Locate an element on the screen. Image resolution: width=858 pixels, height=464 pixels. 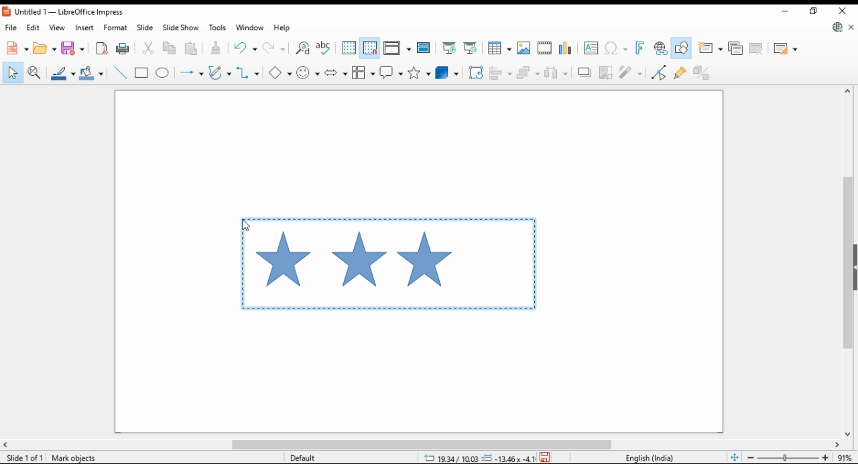
connectors is located at coordinates (247, 70).